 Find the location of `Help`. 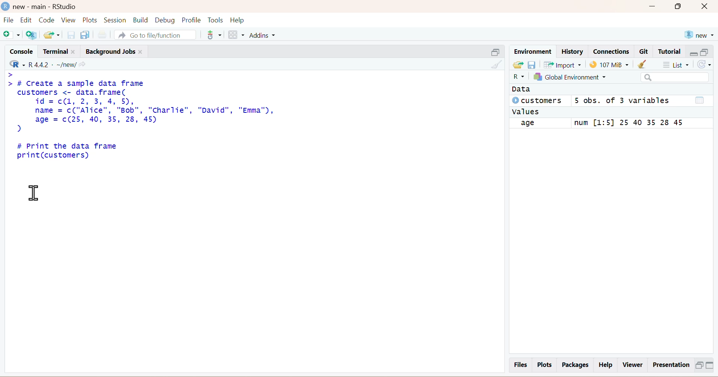

Help is located at coordinates (244, 20).